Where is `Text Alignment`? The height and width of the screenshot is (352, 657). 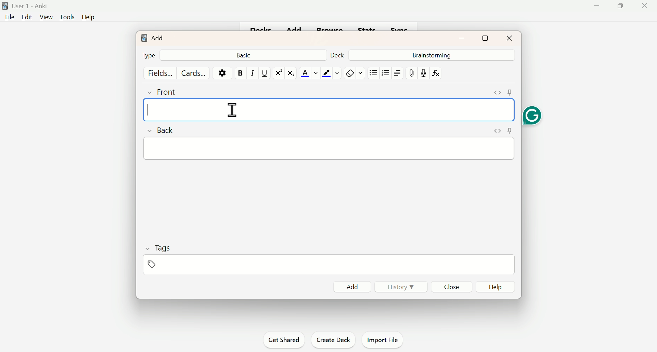
Text Alignment is located at coordinates (397, 73).